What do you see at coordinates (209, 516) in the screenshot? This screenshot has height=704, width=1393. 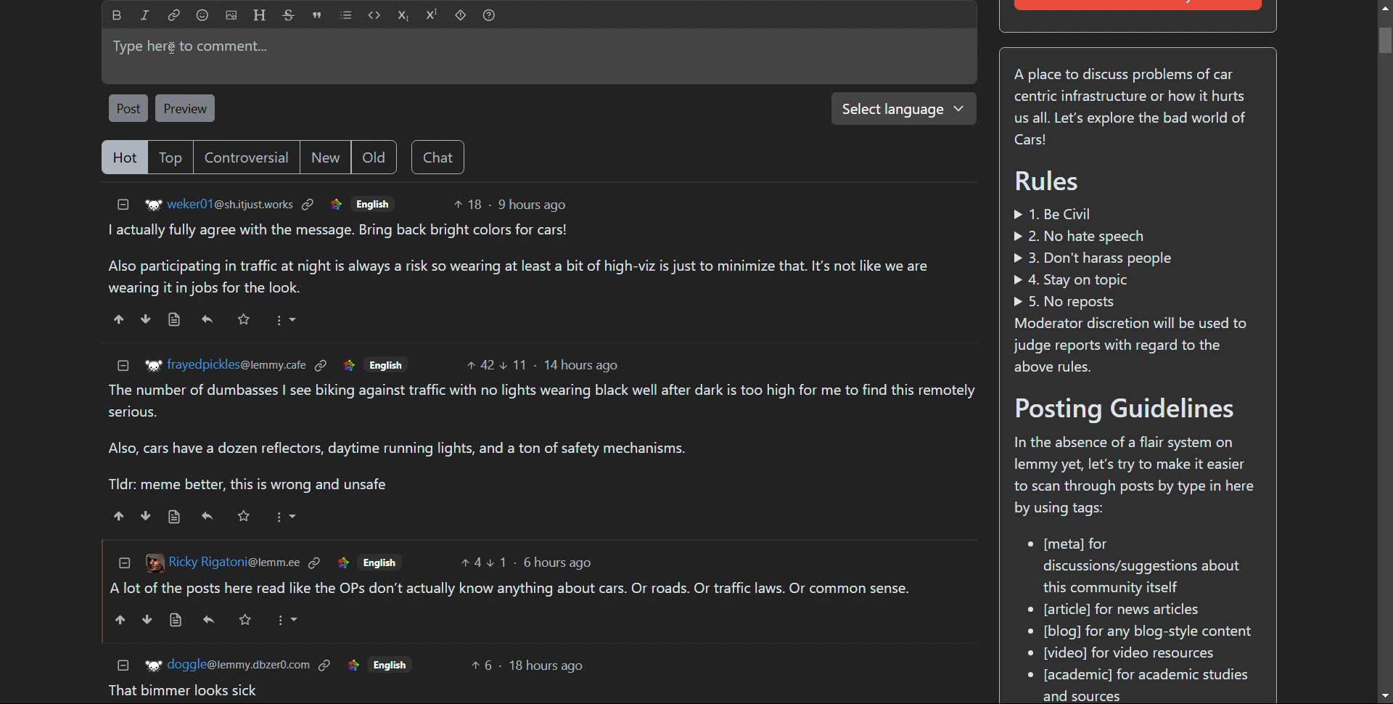 I see `reply` at bounding box center [209, 516].